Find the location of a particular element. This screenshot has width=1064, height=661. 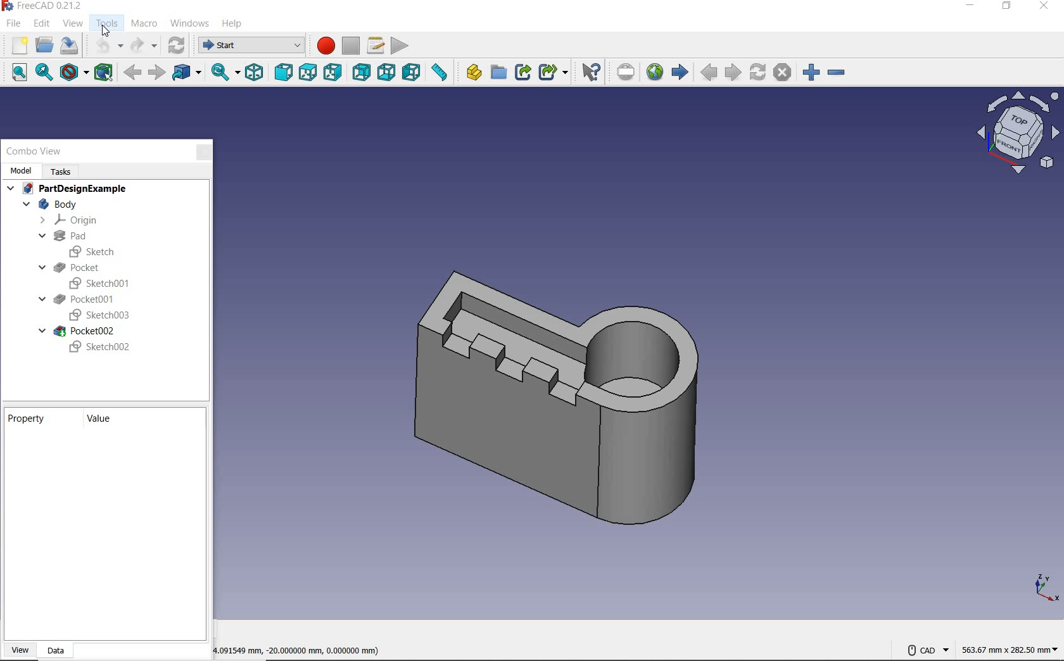

Sketch is located at coordinates (96, 251).